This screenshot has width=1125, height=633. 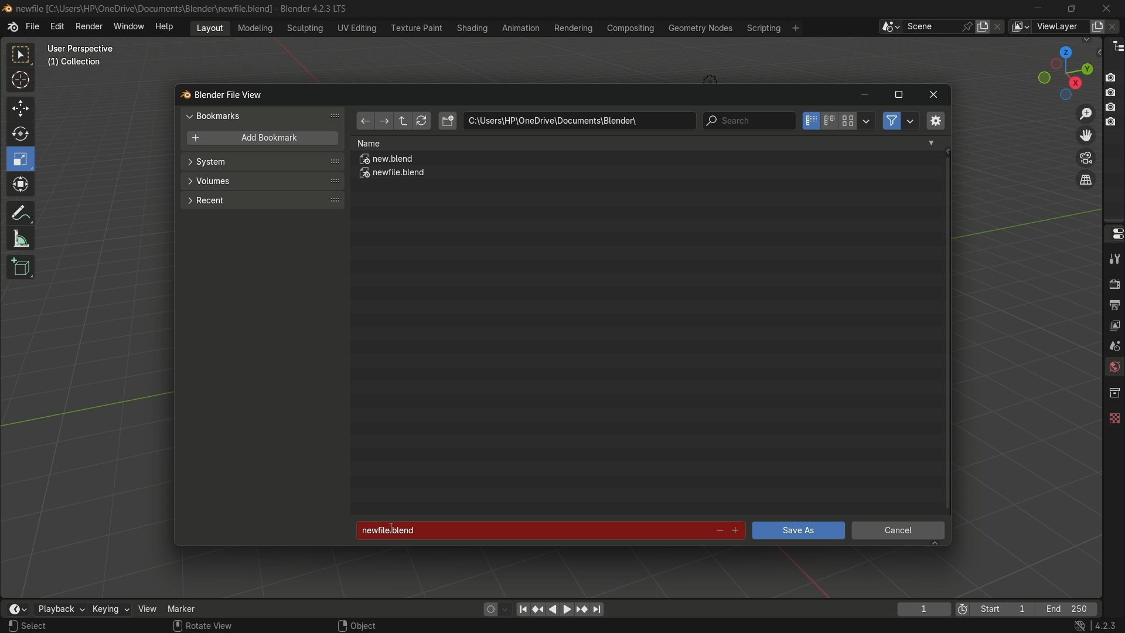 What do you see at coordinates (538, 608) in the screenshot?
I see `jump to keyframe` at bounding box center [538, 608].